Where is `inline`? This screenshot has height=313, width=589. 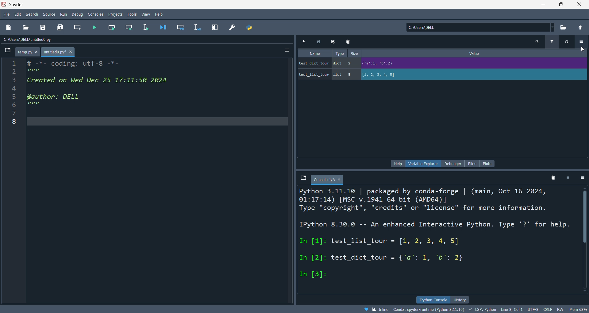
inline is located at coordinates (375, 309).